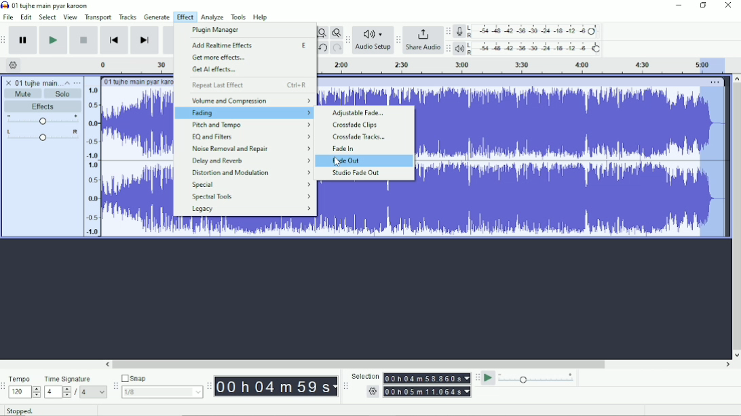  I want to click on Horizontal scrollbar, so click(418, 365).